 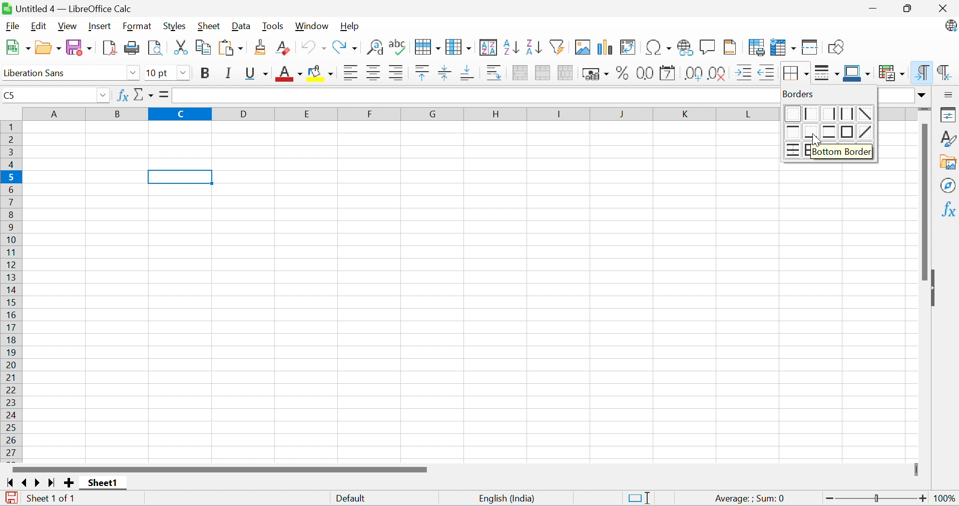 I want to click on Borders, so click(x=792, y=75).